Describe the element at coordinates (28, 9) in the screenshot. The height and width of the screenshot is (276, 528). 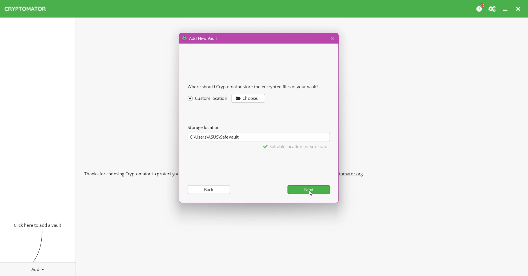
I see `CRYPTOMATOR Application Name` at that location.